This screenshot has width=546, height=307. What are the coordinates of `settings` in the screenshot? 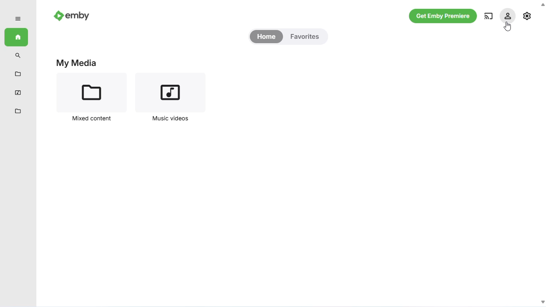 It's located at (507, 16).